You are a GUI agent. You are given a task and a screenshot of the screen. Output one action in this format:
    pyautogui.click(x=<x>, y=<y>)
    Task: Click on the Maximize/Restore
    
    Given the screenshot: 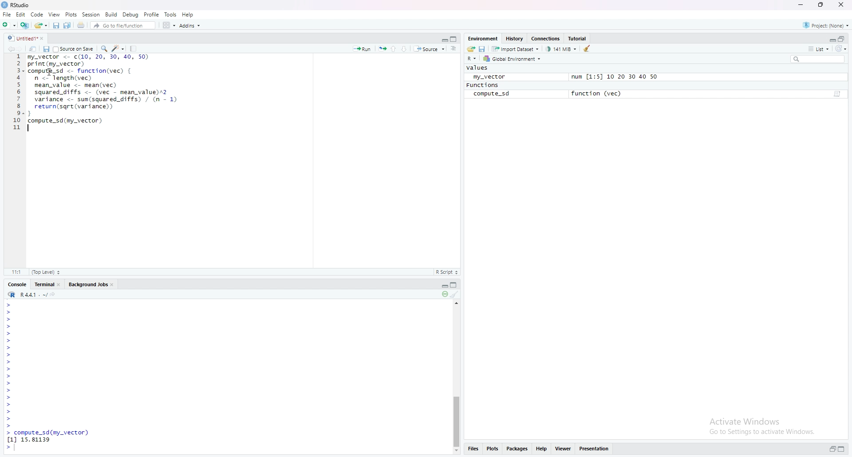 What is the action you would take?
    pyautogui.click(x=820, y=5)
    